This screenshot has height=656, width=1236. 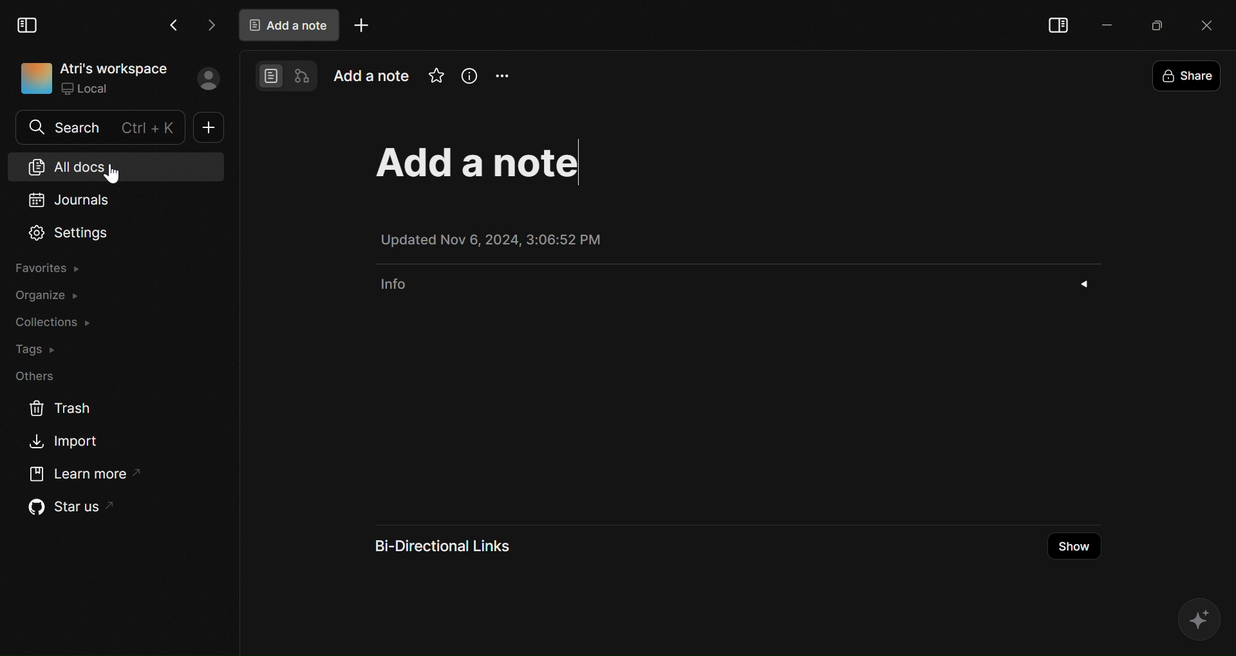 What do you see at coordinates (66, 506) in the screenshot?
I see `Star us` at bounding box center [66, 506].